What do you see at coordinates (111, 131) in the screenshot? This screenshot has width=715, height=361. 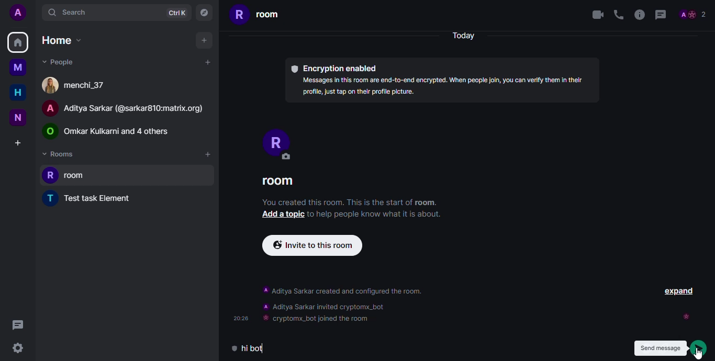 I see `people` at bounding box center [111, 131].